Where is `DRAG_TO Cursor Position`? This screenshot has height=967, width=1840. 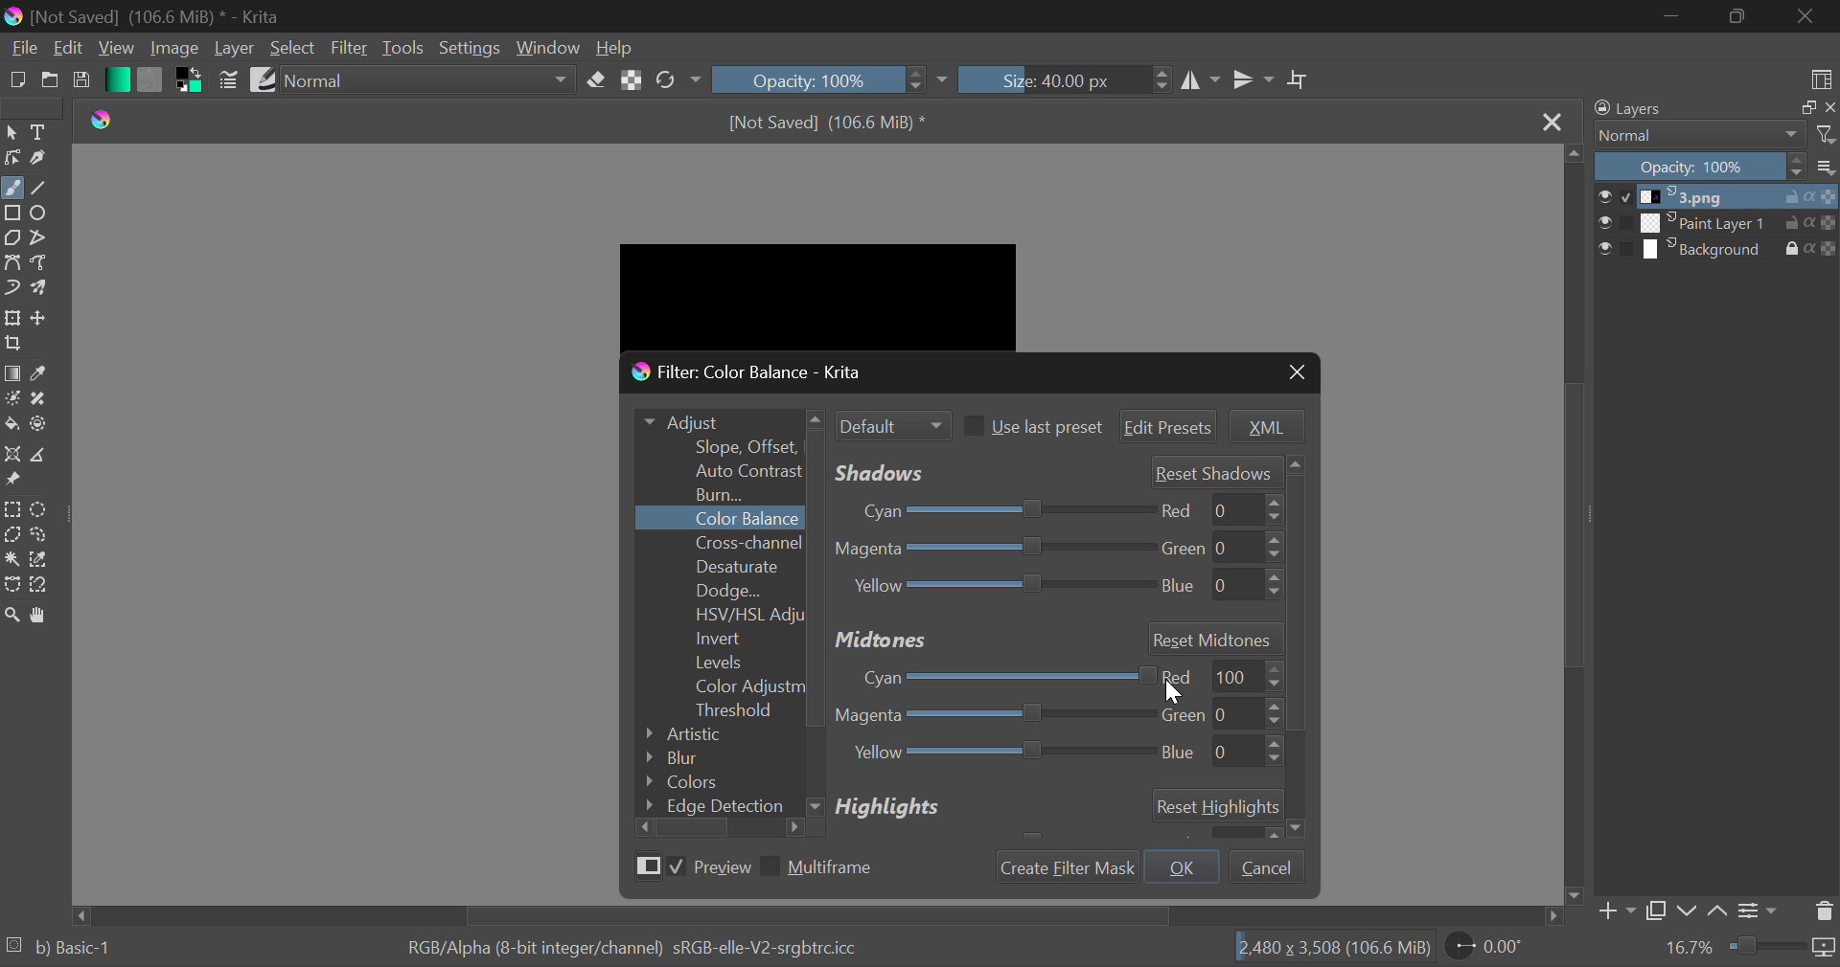
DRAG_TO Cursor Position is located at coordinates (1171, 683).